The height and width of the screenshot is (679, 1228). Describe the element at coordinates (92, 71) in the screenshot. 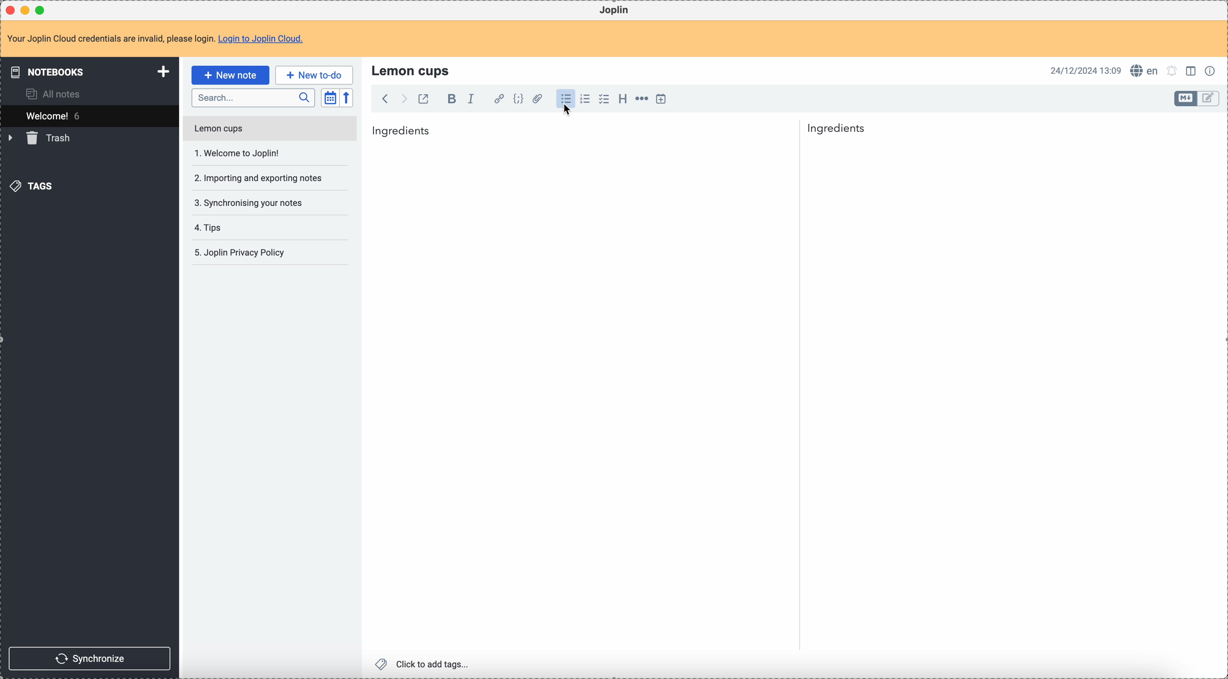

I see `notebooks` at that location.